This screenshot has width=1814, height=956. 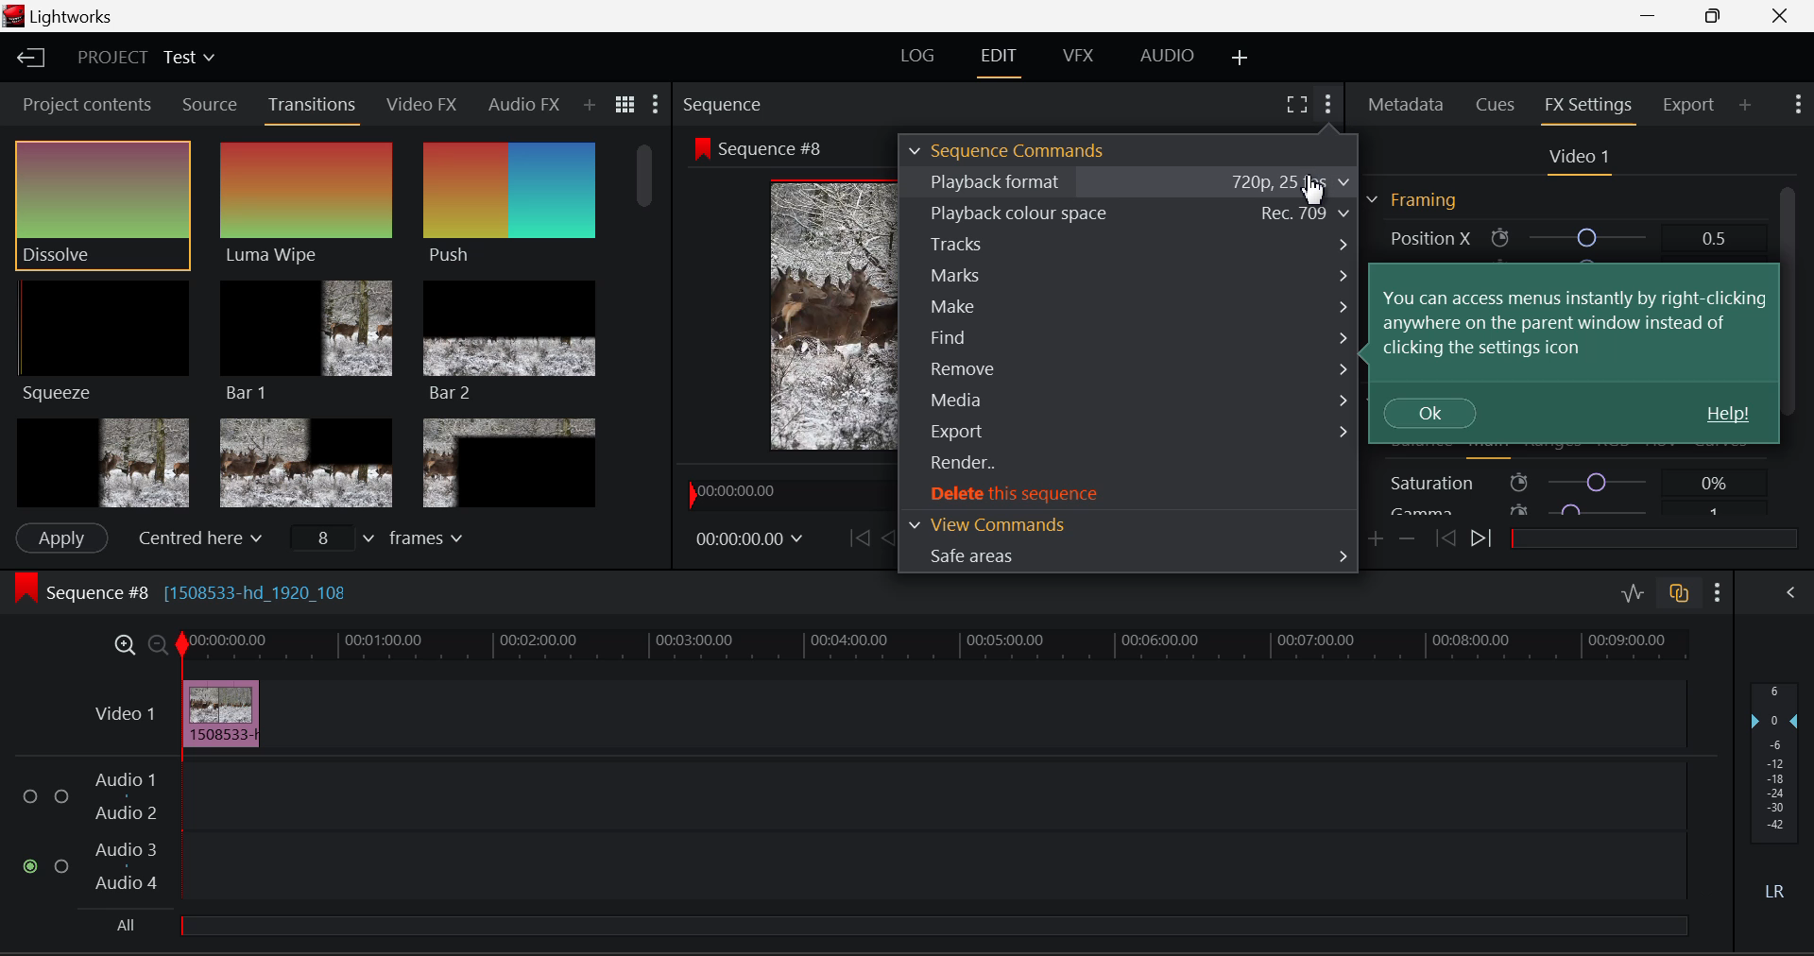 What do you see at coordinates (1788, 351) in the screenshot?
I see `Scroll Bar` at bounding box center [1788, 351].